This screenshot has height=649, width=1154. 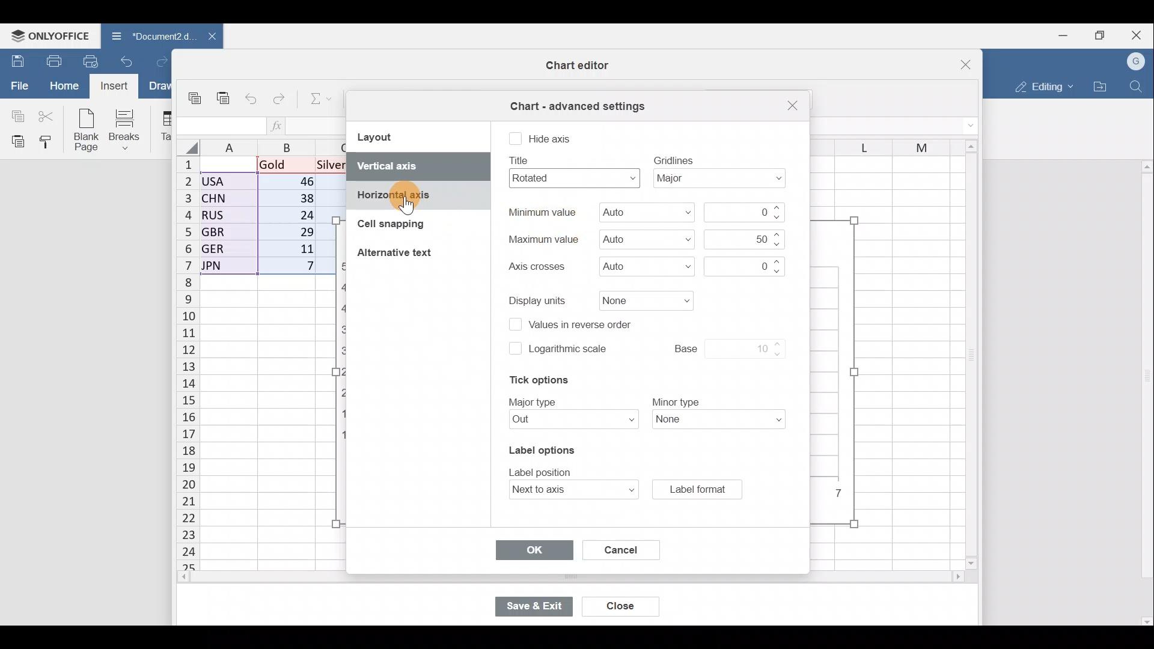 What do you see at coordinates (417, 197) in the screenshot?
I see `Horizontal axis` at bounding box center [417, 197].